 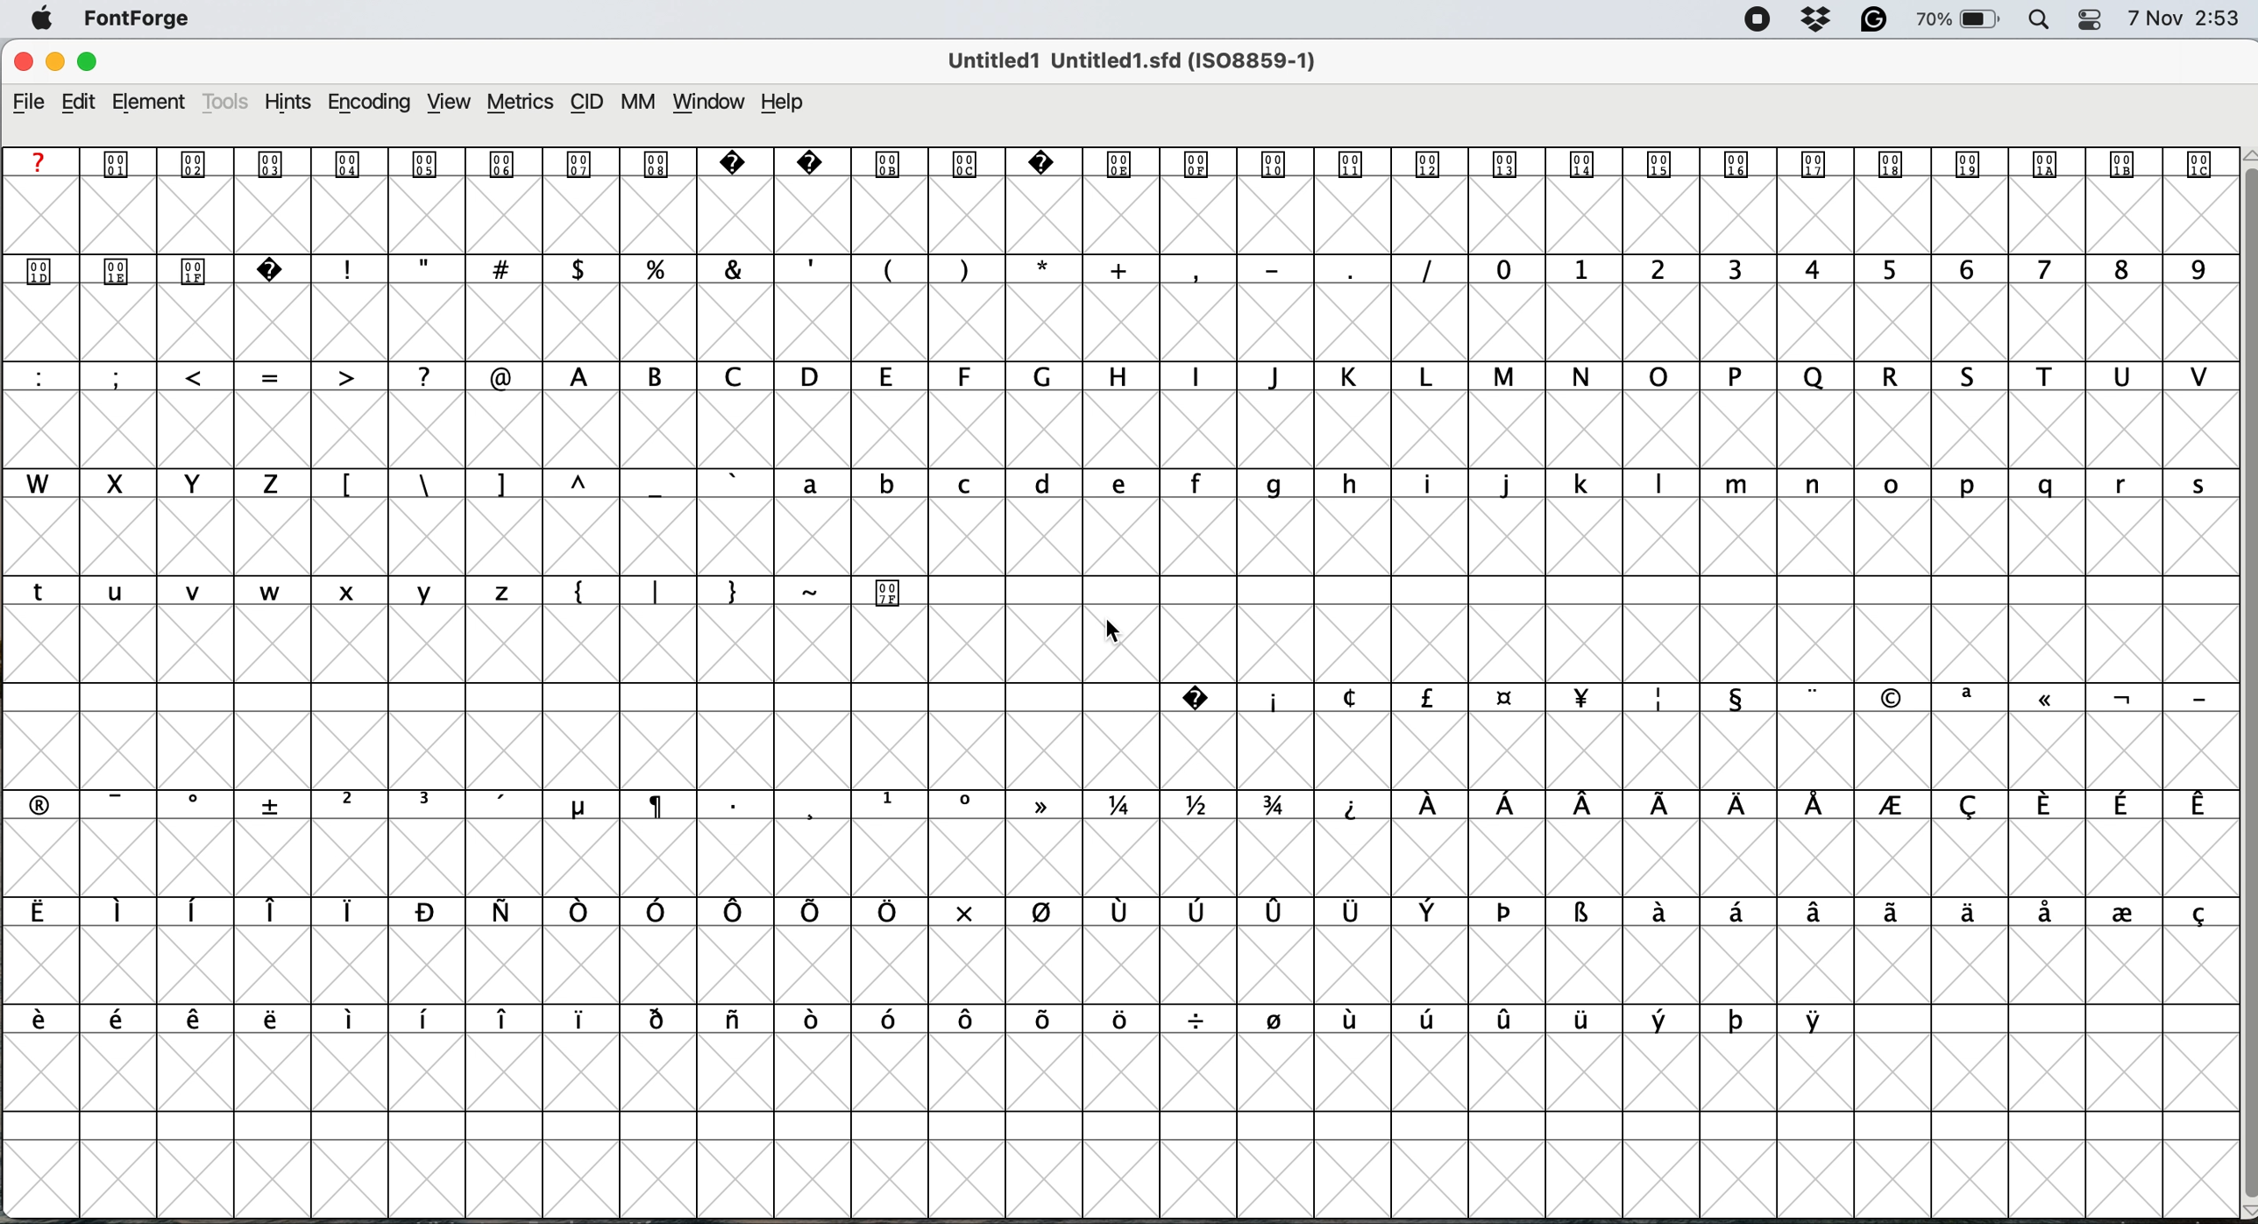 I want to click on cid, so click(x=589, y=103).